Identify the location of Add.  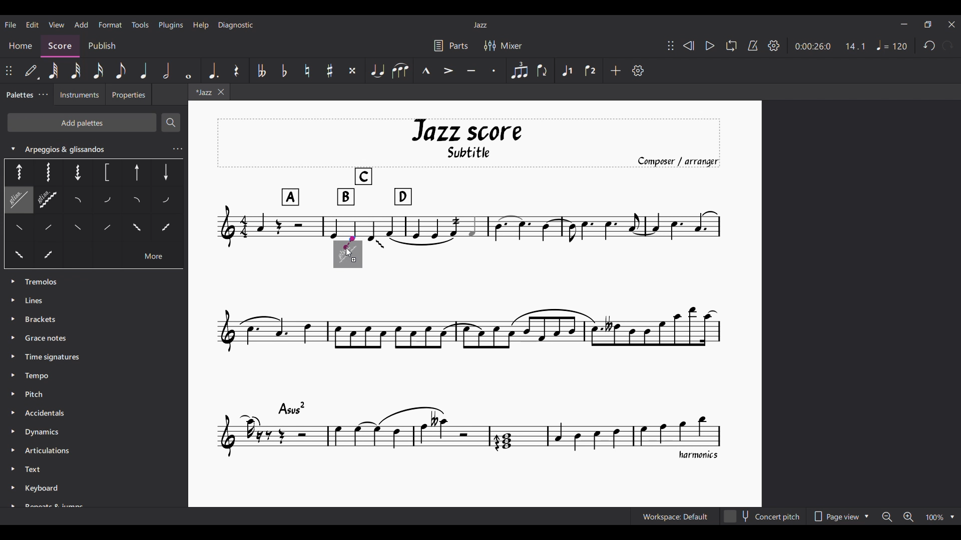
(616, 70).